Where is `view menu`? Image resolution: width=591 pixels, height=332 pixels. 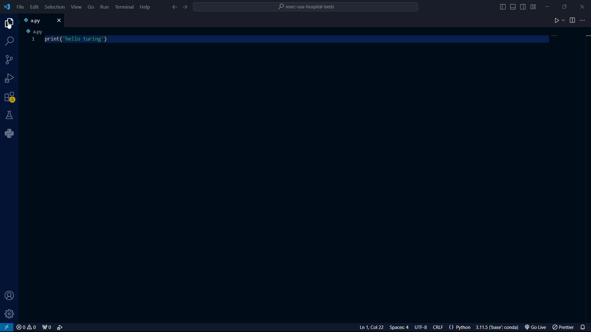
view menu is located at coordinates (76, 7).